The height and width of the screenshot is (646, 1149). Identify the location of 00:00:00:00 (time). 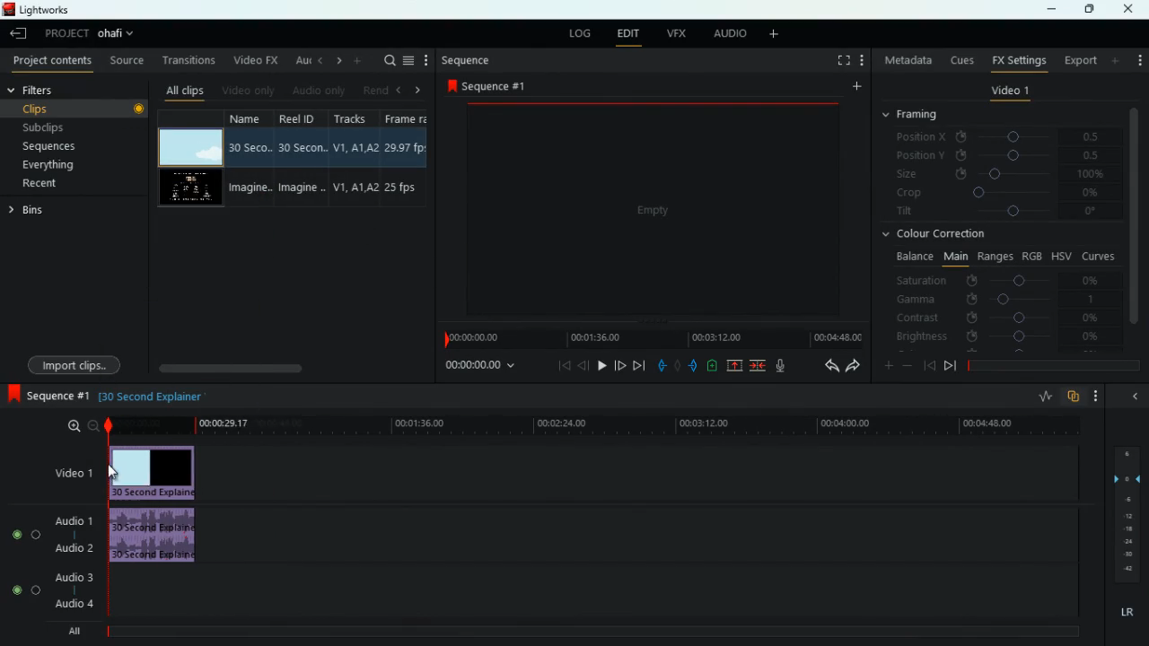
(483, 366).